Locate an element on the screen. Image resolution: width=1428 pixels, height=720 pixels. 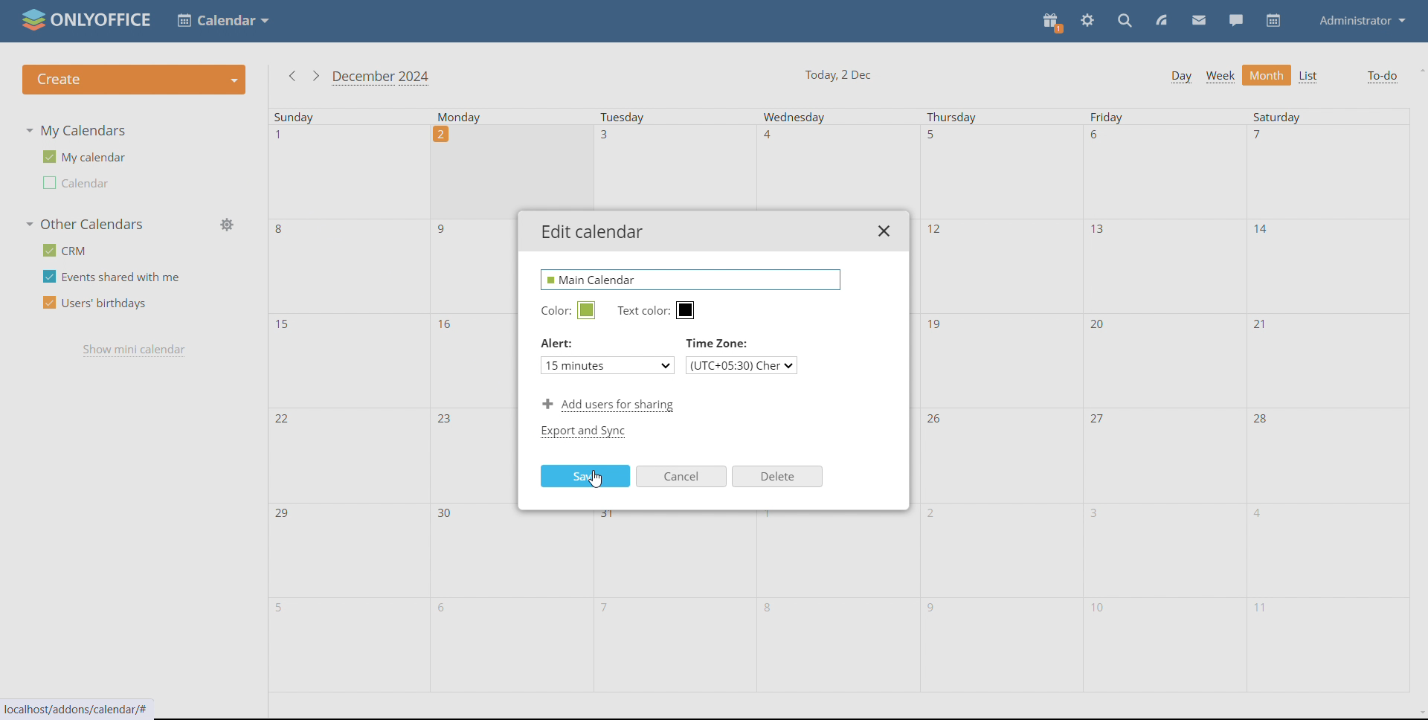
next month is located at coordinates (316, 76).